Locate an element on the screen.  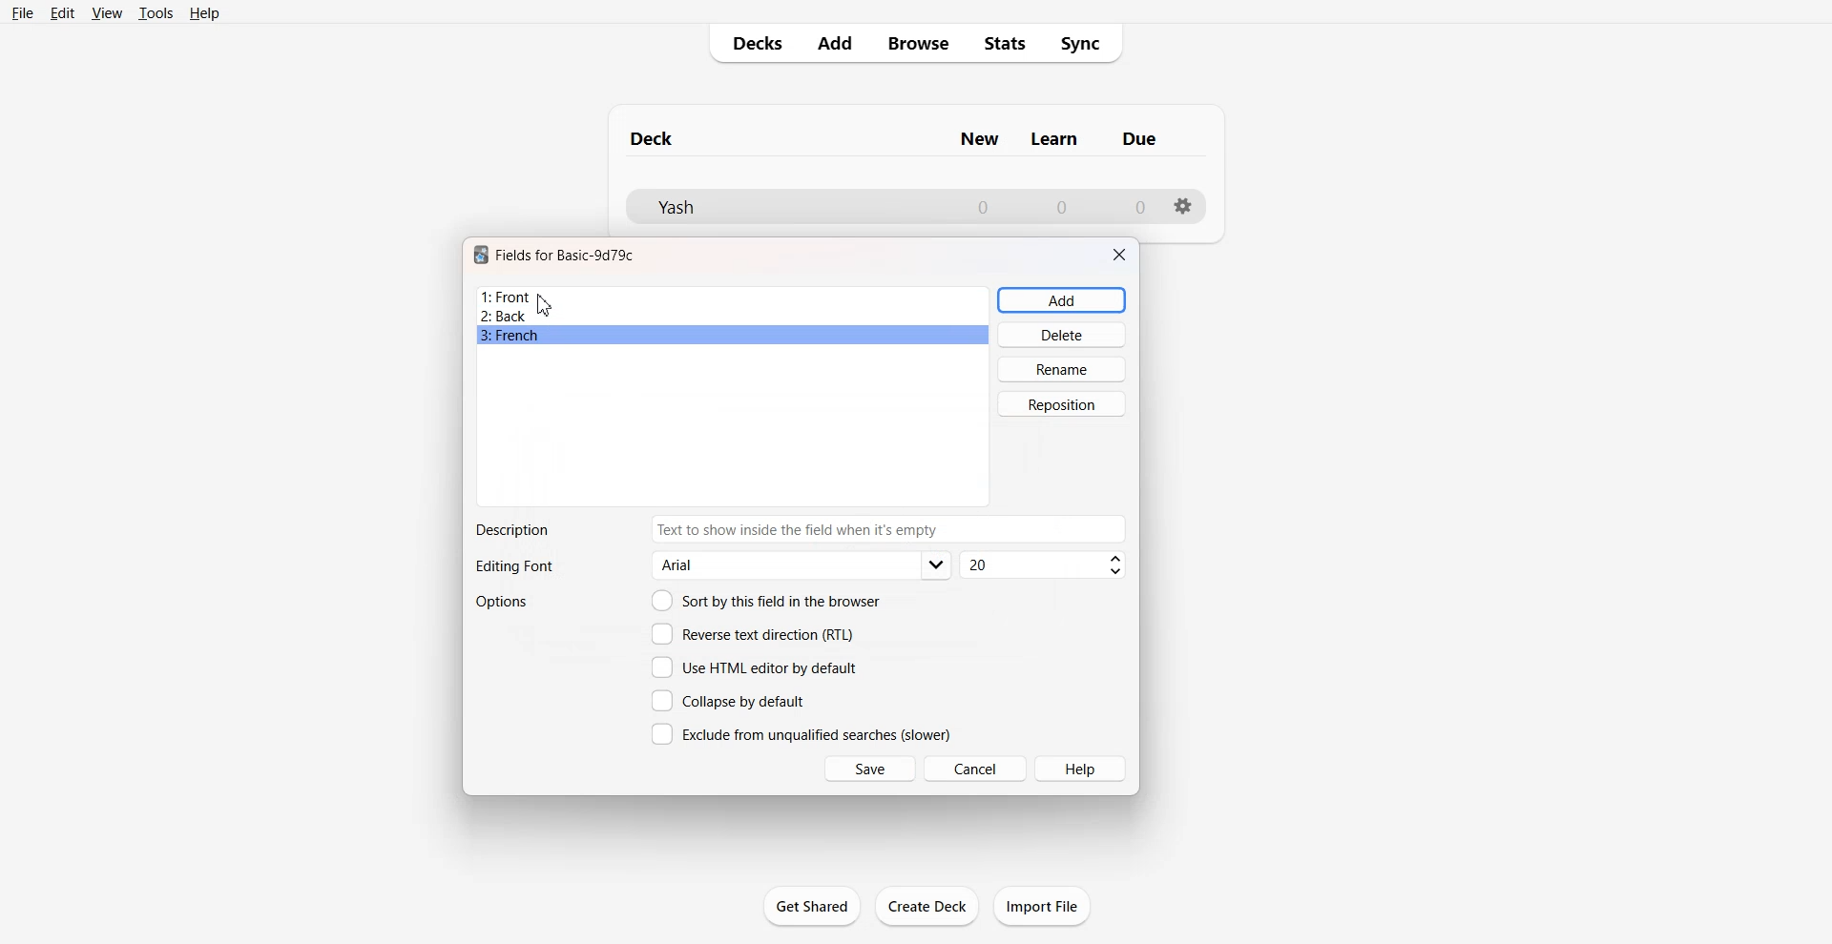
Browse is located at coordinates (917, 43).